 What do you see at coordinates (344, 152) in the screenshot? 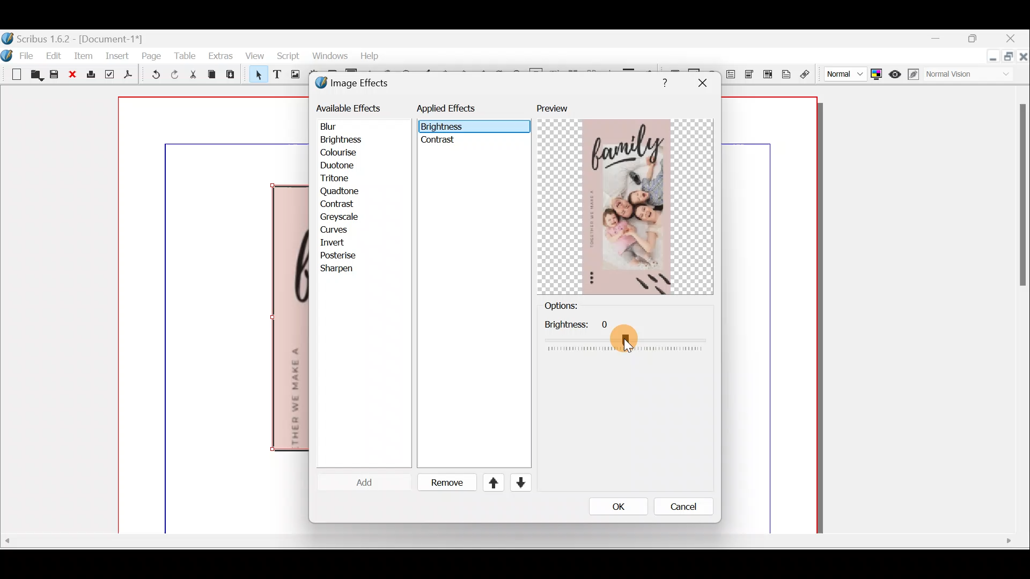
I see `Colourise` at bounding box center [344, 152].